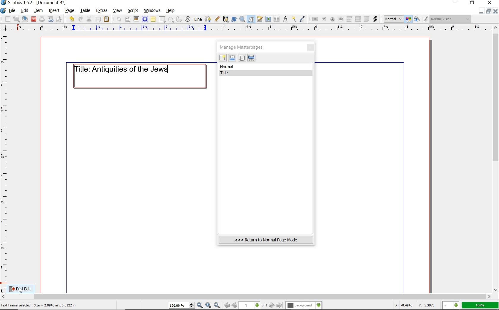 Image resolution: width=499 pixels, height=310 pixels. Describe the element at coordinates (84, 10) in the screenshot. I see `table` at that location.